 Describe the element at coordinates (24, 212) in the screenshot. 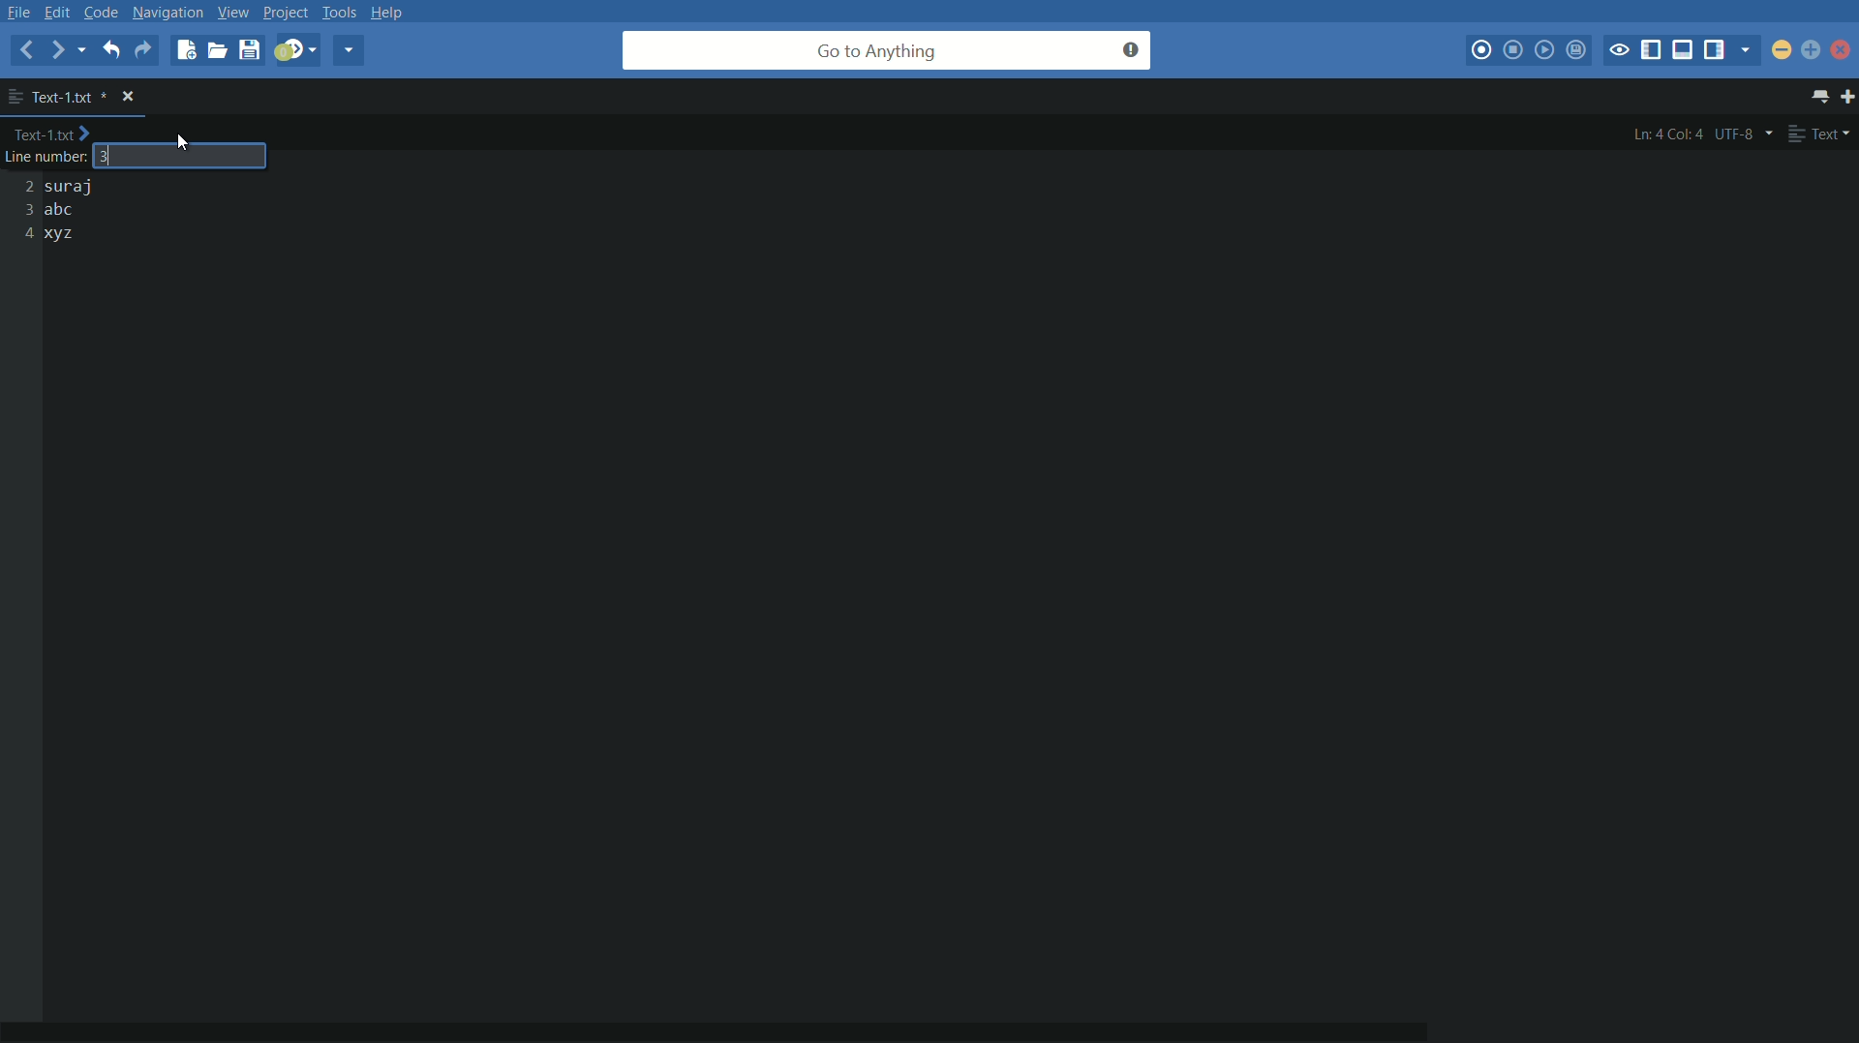

I see `2 3 4` at that location.